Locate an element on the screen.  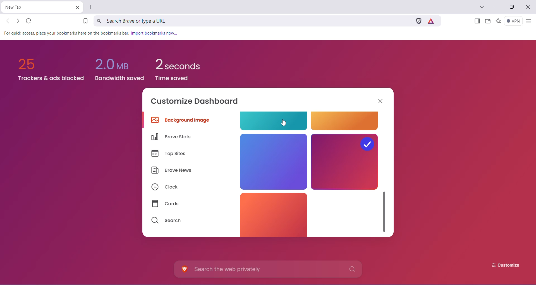
Search the Web privately is located at coordinates (269, 269).